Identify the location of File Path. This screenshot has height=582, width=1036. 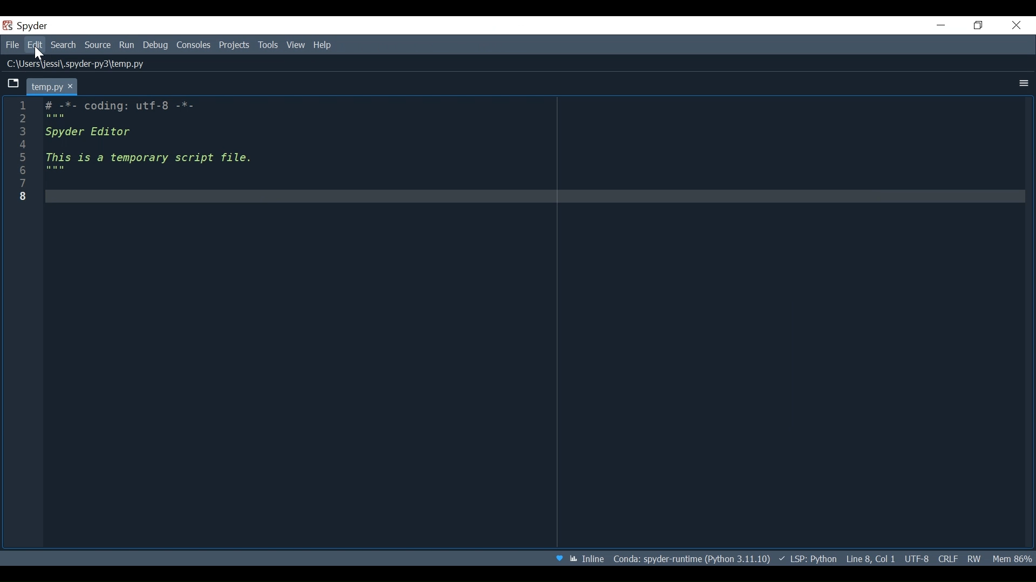
(80, 65).